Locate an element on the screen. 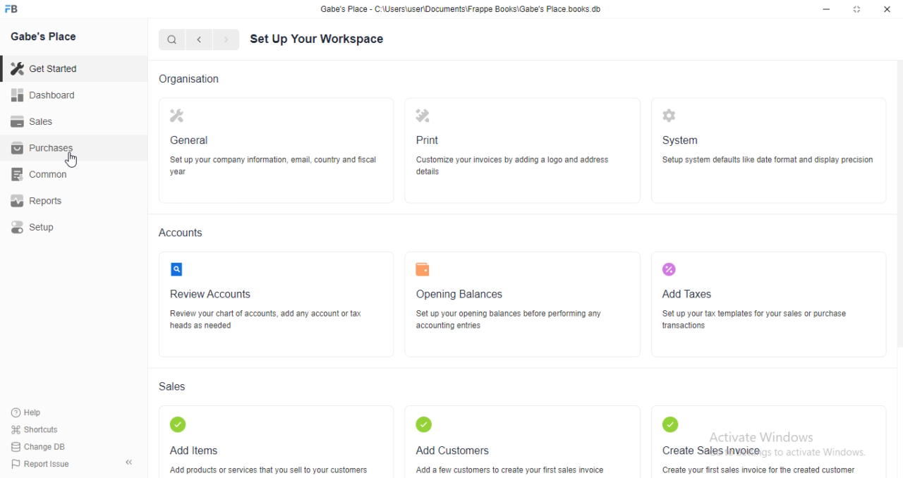  icon is located at coordinates (177, 117).